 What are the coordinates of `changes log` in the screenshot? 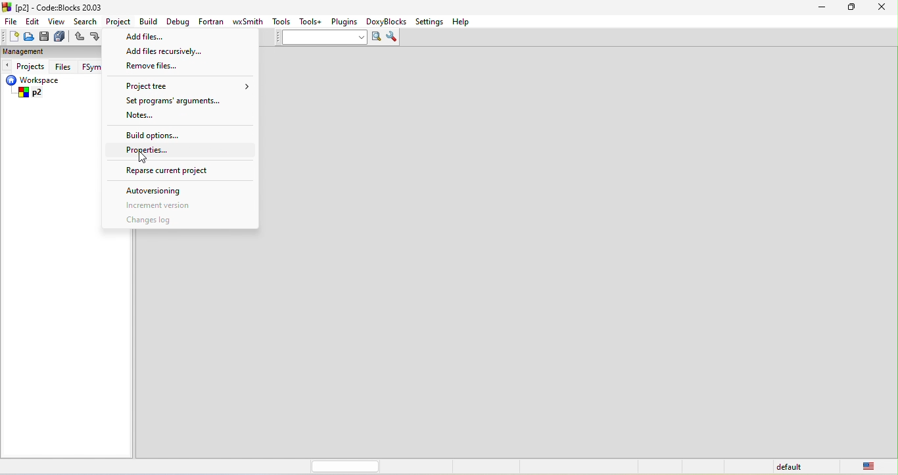 It's located at (163, 221).